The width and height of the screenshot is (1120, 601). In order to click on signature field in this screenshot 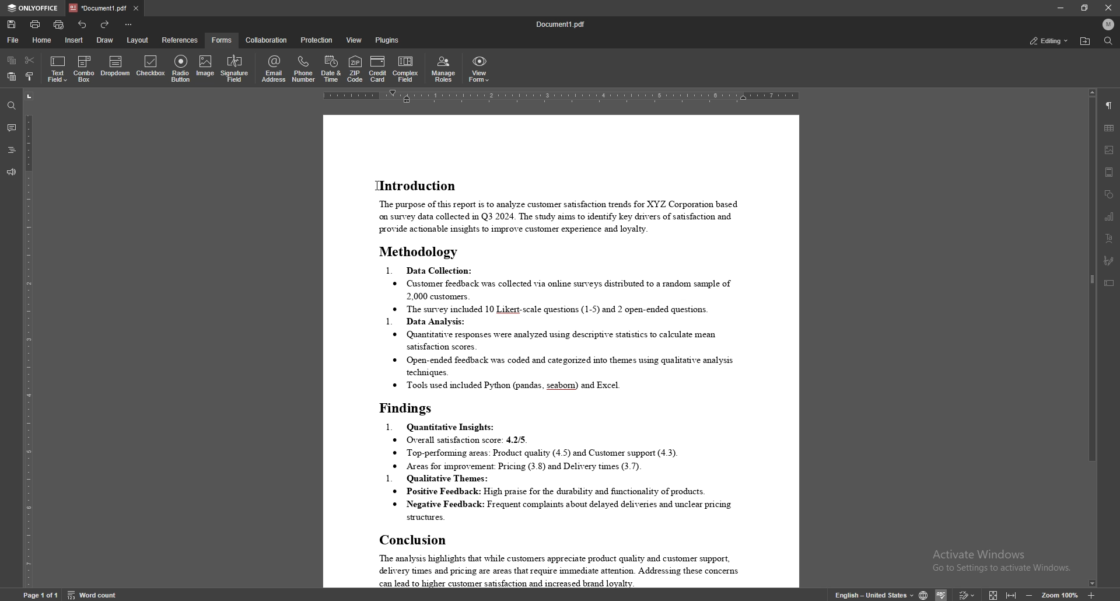, I will do `click(235, 70)`.